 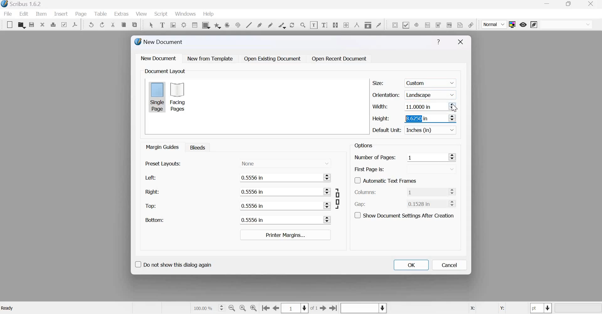 I want to click on PDF combo box, so click(x=438, y=25).